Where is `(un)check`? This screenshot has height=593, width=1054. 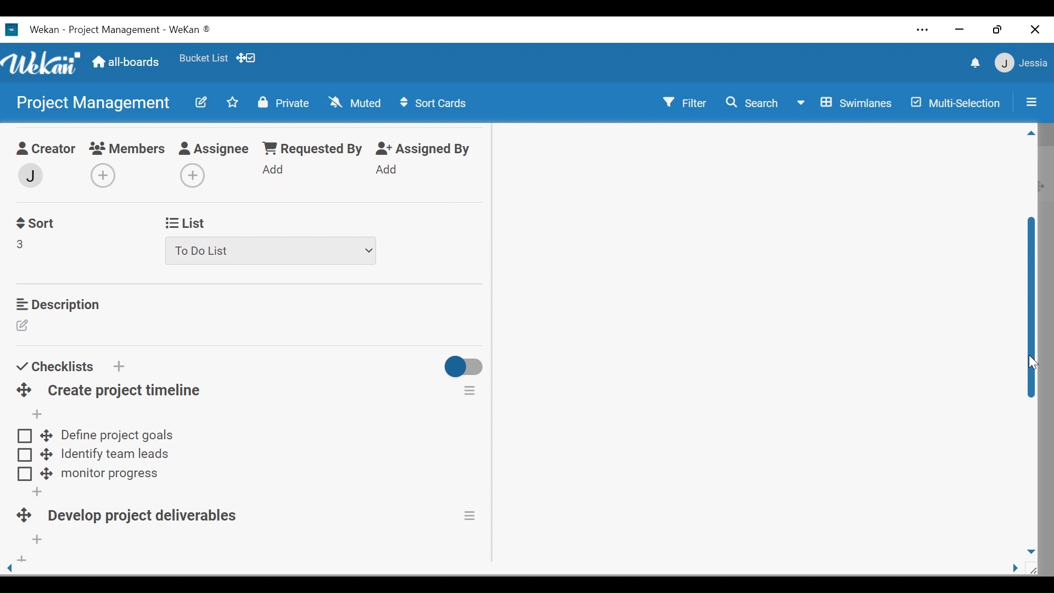 (un)check is located at coordinates (25, 474).